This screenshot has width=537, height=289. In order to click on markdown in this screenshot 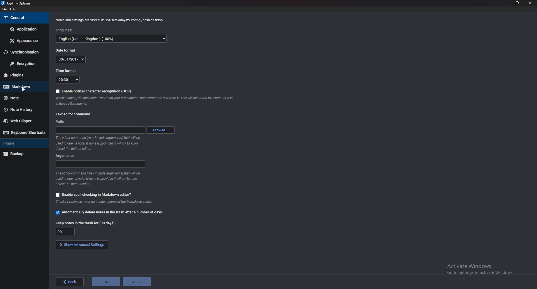, I will do `click(23, 87)`.